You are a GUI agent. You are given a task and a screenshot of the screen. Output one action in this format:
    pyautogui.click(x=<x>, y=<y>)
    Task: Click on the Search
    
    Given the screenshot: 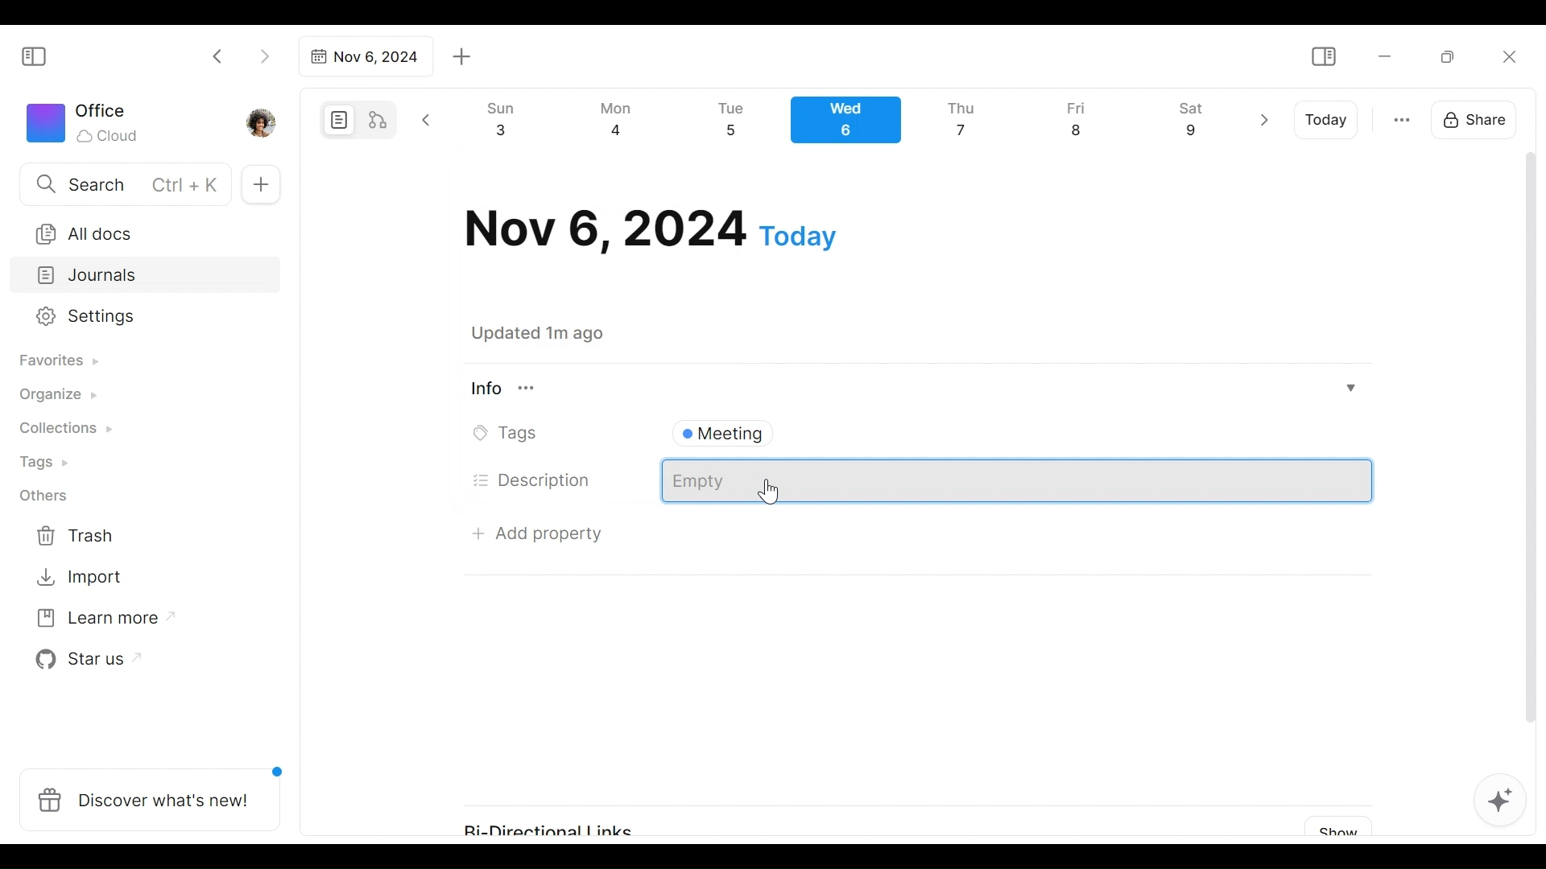 What is the action you would take?
    pyautogui.click(x=123, y=183)
    